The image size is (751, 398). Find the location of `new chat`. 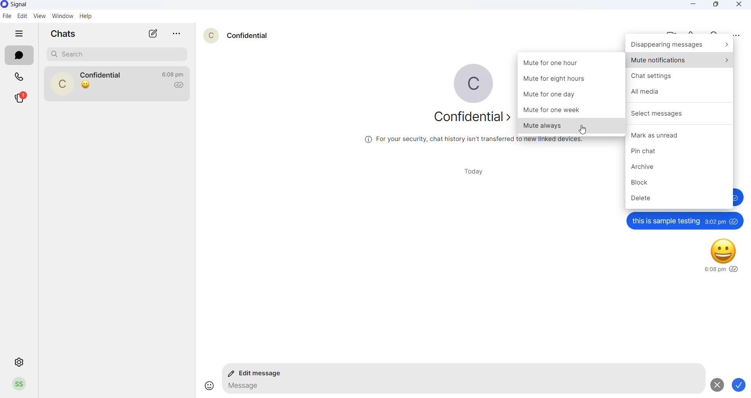

new chat is located at coordinates (153, 33).